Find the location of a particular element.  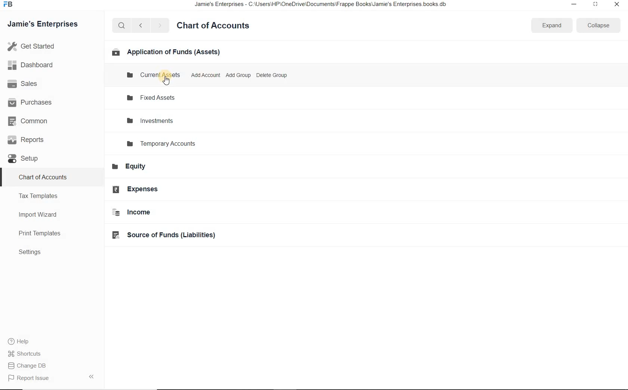

Print Templates is located at coordinates (44, 234).